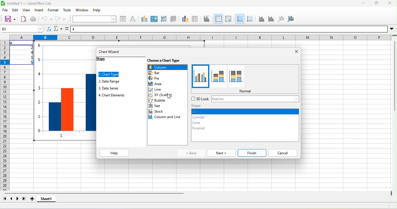 Image resolution: width=397 pixels, height=209 pixels. What do you see at coordinates (12, 199) in the screenshot?
I see `previous sheet` at bounding box center [12, 199].